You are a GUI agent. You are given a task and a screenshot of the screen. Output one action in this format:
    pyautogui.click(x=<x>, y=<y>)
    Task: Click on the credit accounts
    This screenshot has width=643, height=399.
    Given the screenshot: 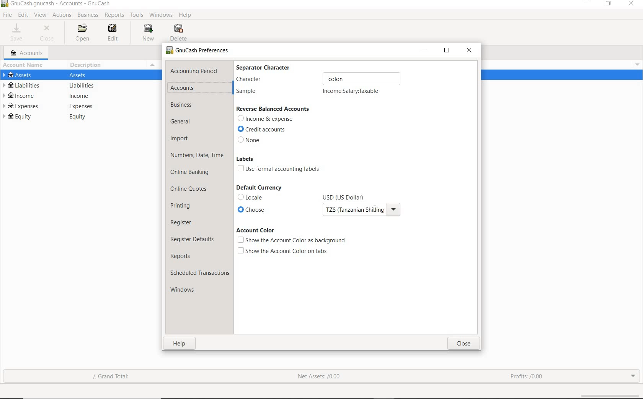 What is the action you would take?
    pyautogui.click(x=264, y=130)
    